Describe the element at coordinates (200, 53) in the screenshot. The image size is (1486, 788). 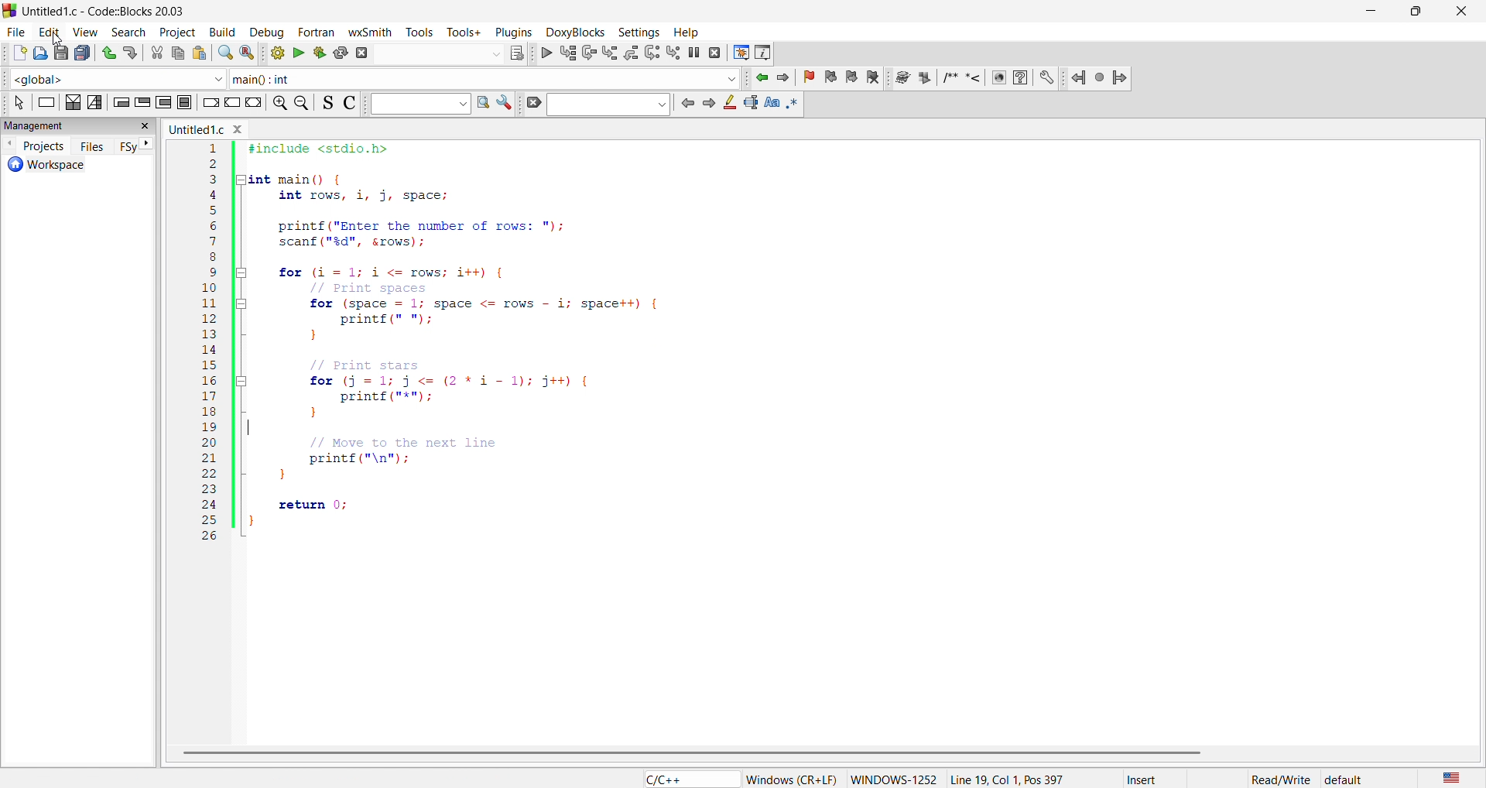
I see `paste` at that location.